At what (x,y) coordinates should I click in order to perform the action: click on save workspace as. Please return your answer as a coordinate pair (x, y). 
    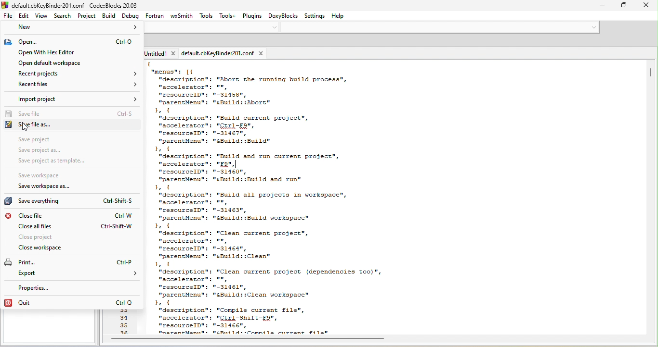
    Looking at the image, I should click on (46, 188).